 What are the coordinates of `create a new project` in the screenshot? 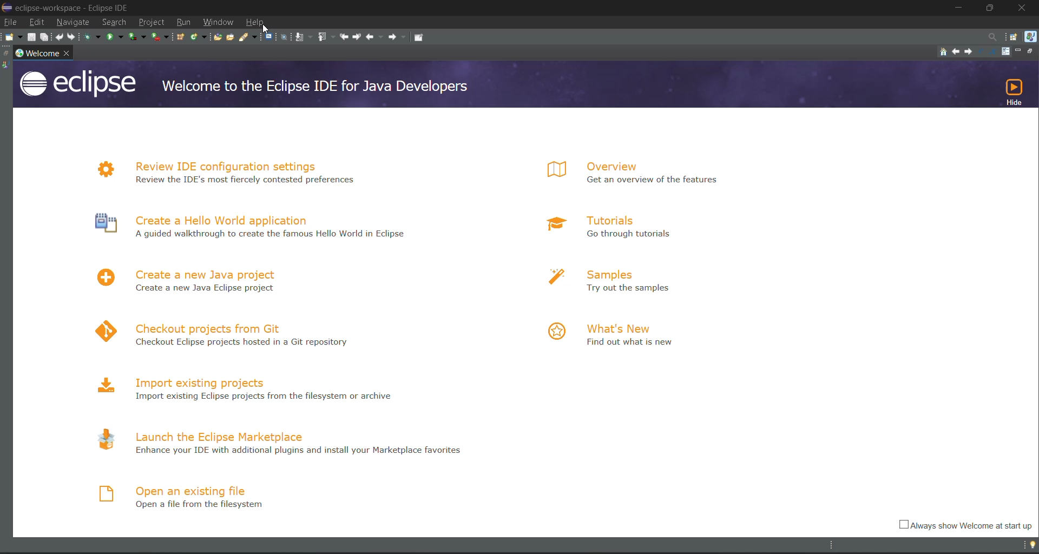 It's located at (192, 274).